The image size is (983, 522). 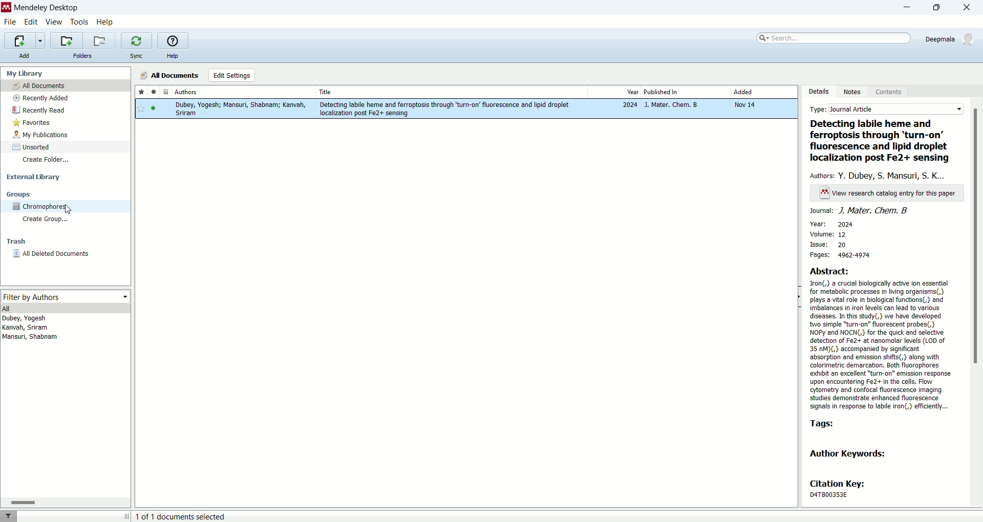 What do you see at coordinates (854, 92) in the screenshot?
I see `notes` at bounding box center [854, 92].